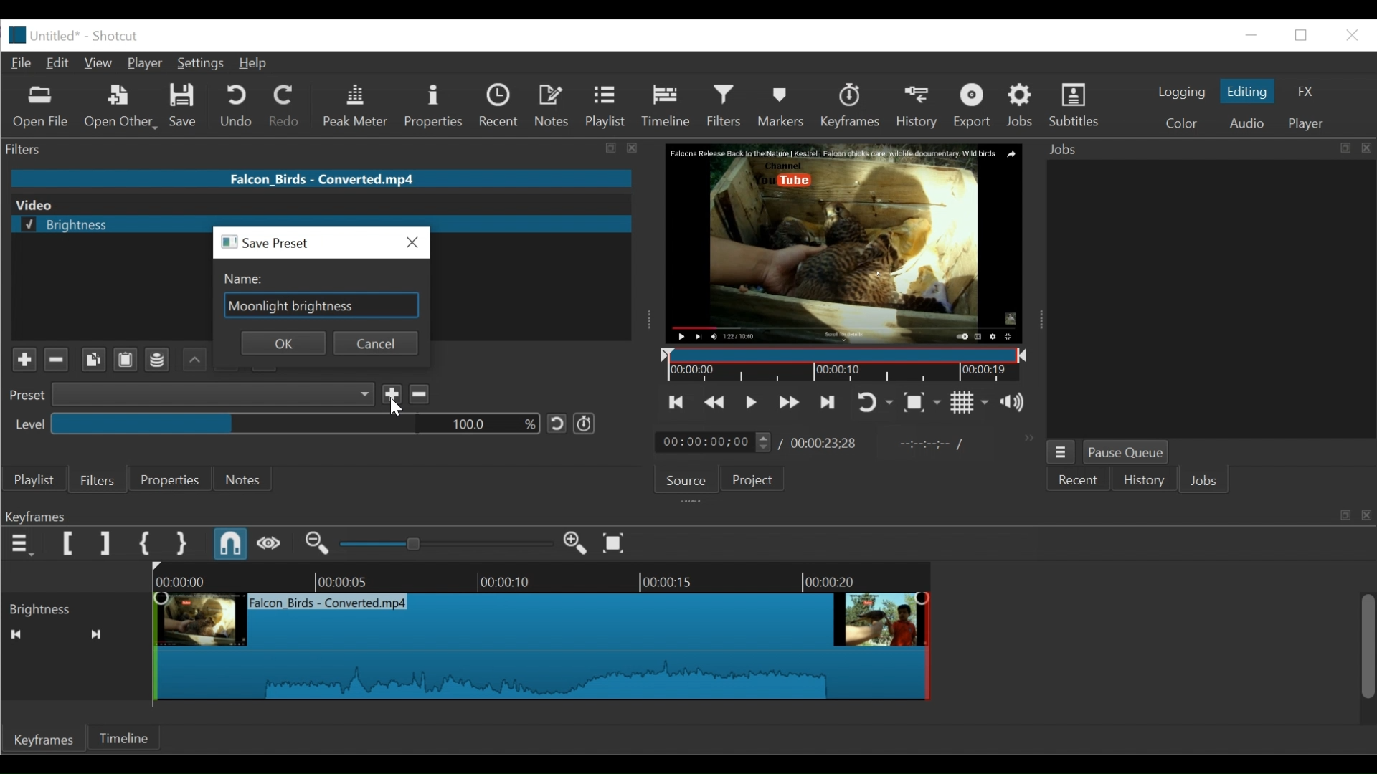  I want to click on Backward, so click(190, 360).